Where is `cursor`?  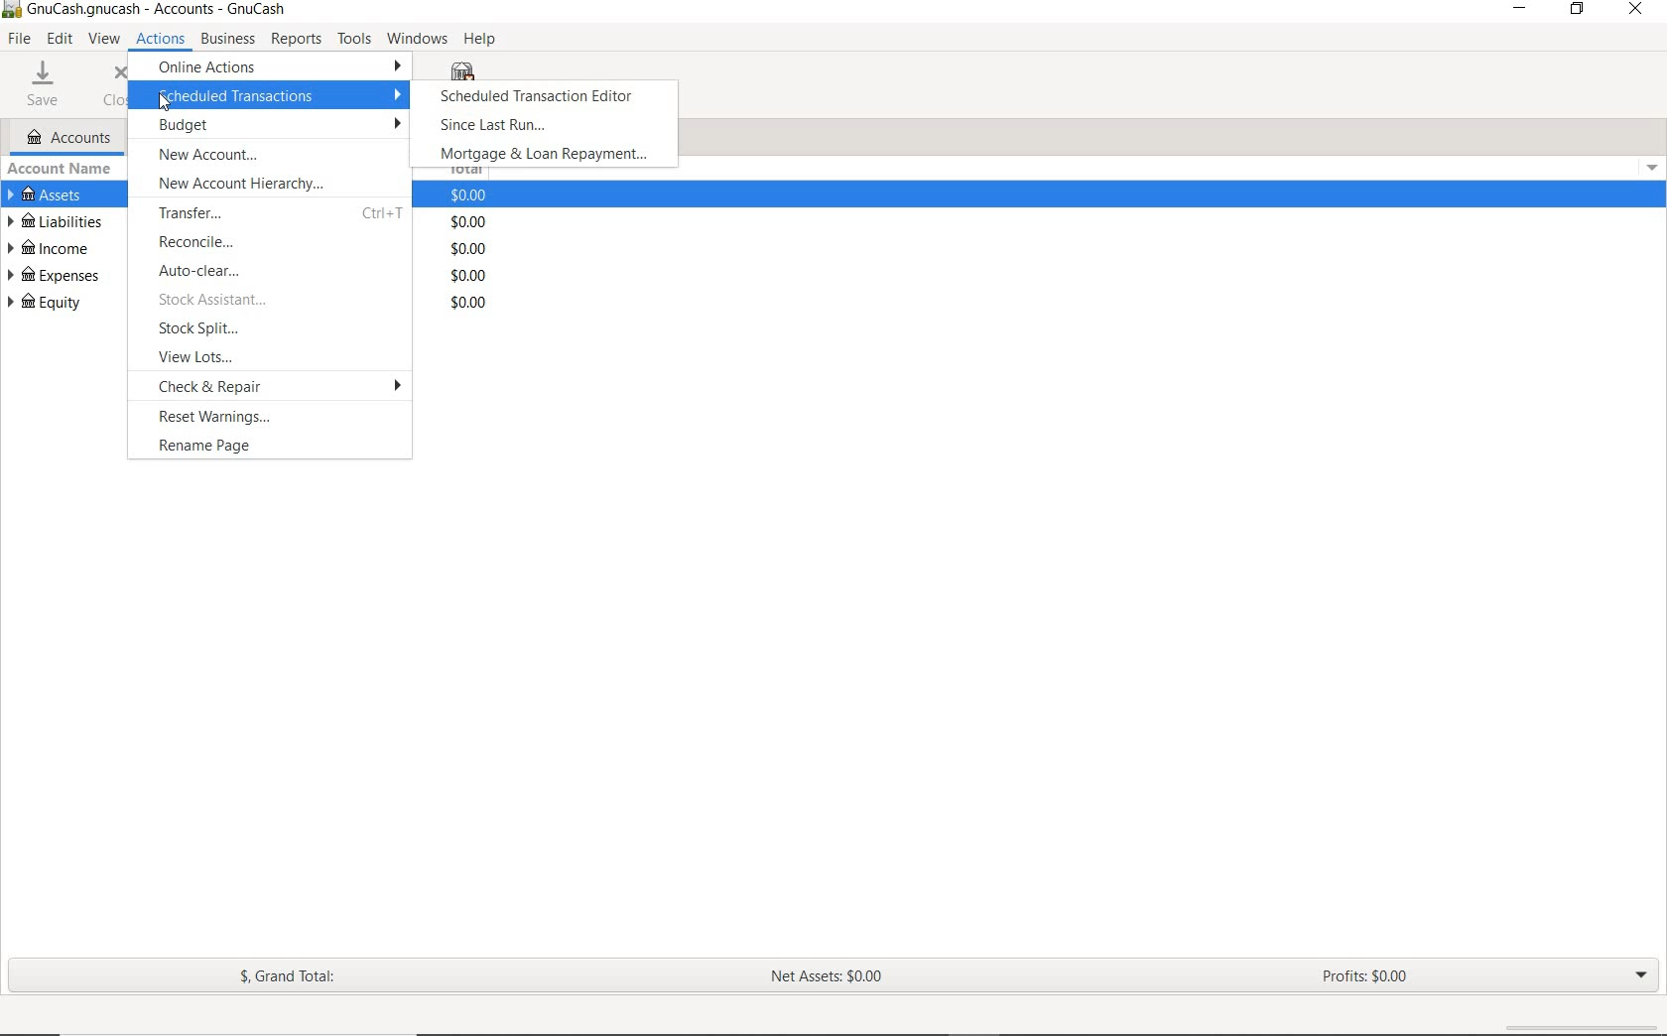
cursor is located at coordinates (166, 102).